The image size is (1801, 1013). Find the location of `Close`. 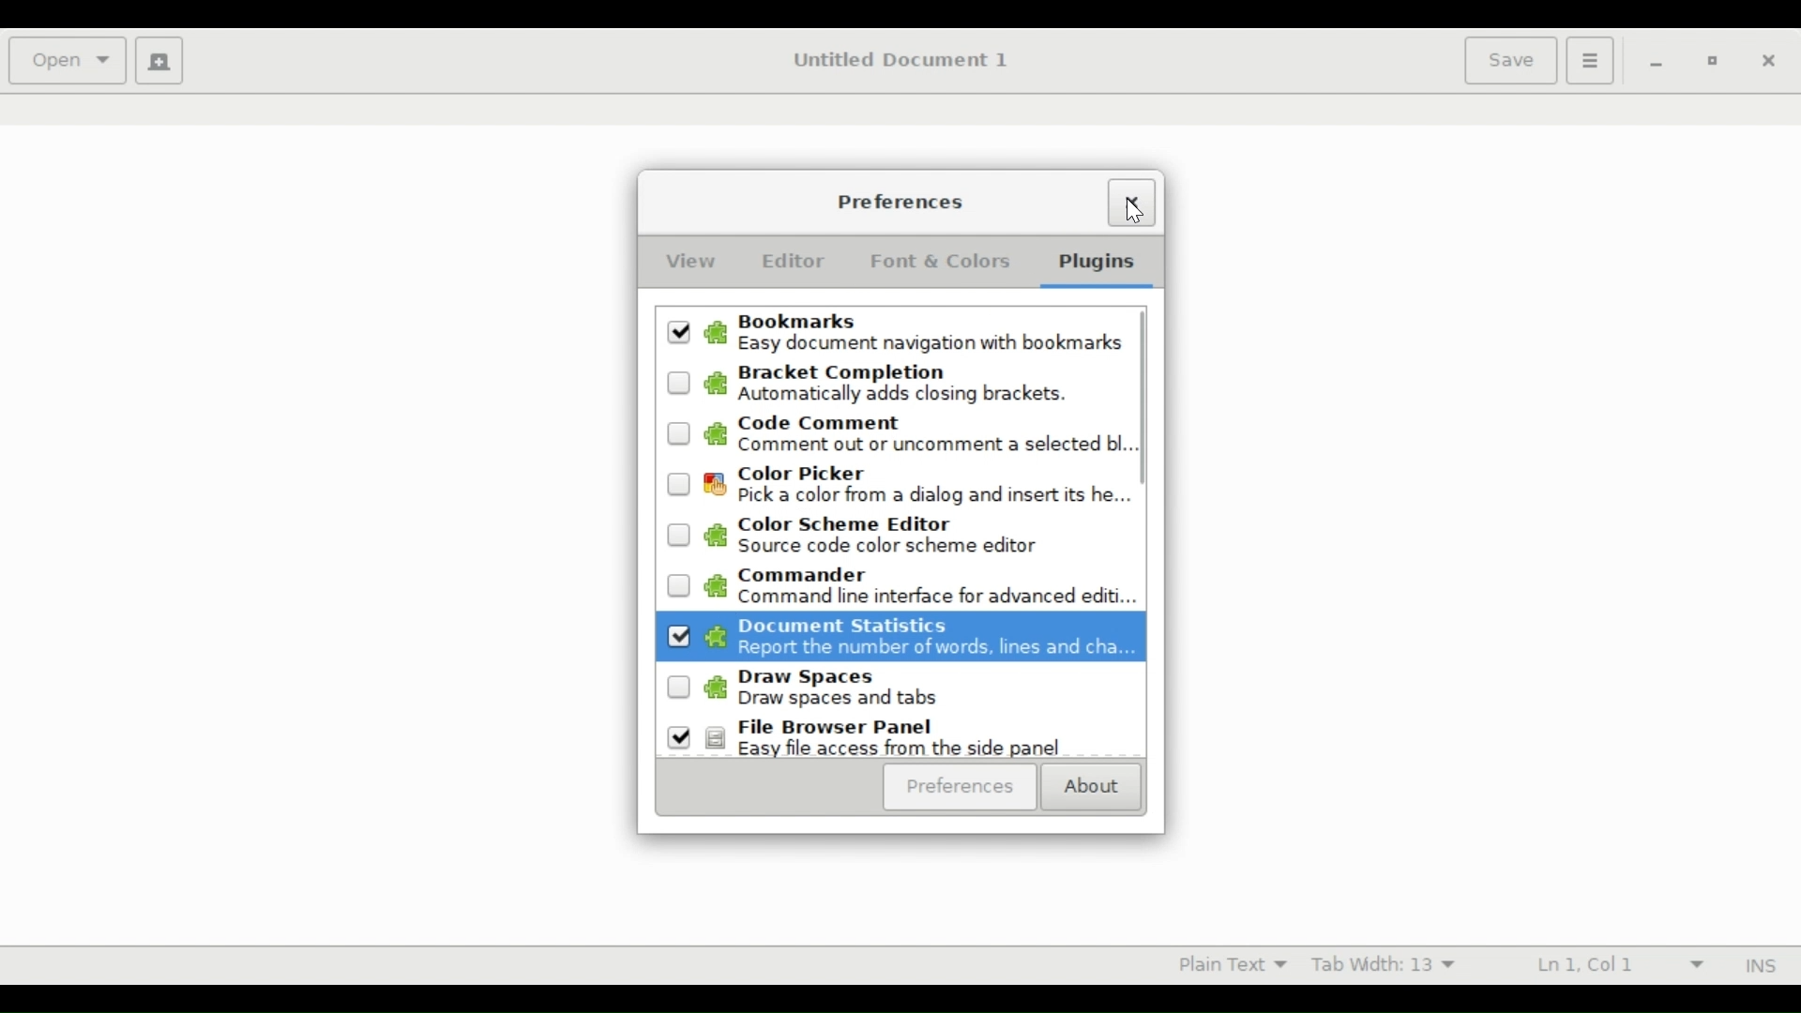

Close is located at coordinates (1133, 204).